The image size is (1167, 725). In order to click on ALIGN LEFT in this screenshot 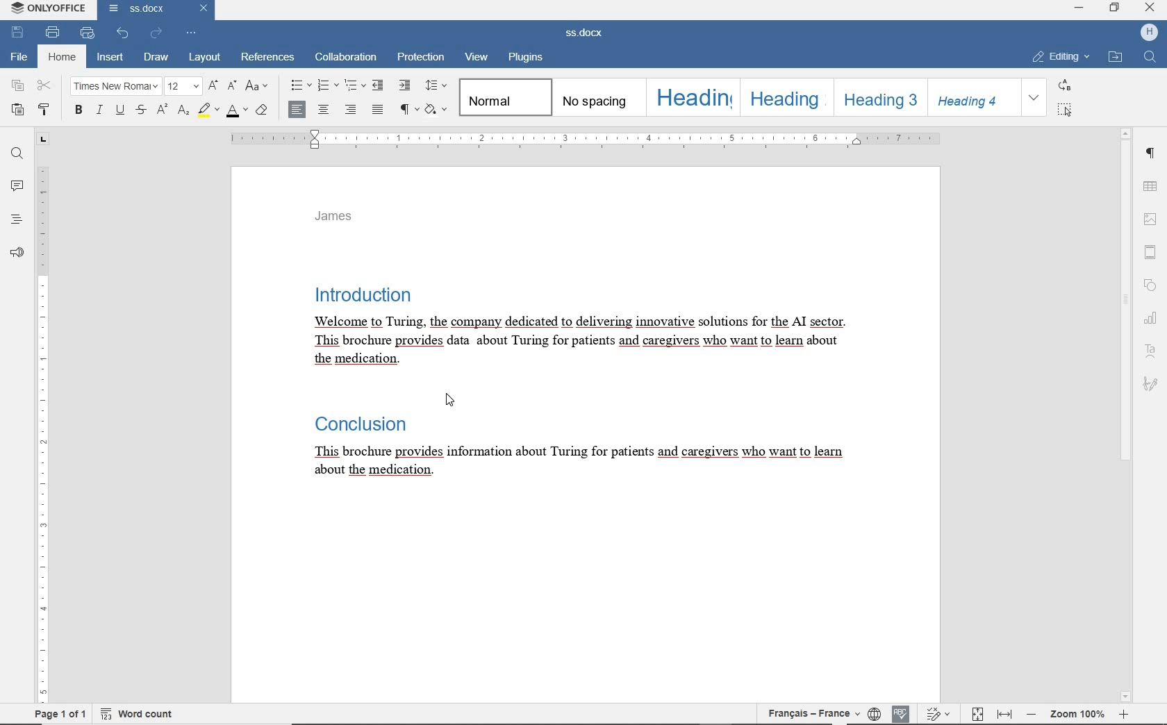, I will do `click(297, 110)`.